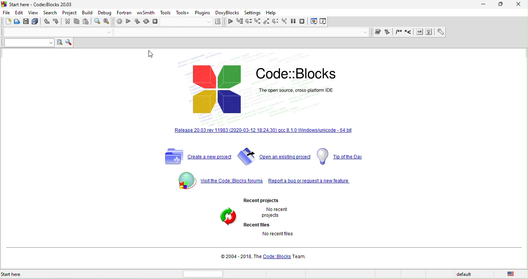 This screenshot has width=528, height=279. I want to click on release 20.03 rev 11983[2020-03-12 18:24:30]qcc 8.10 , so click(266, 134).